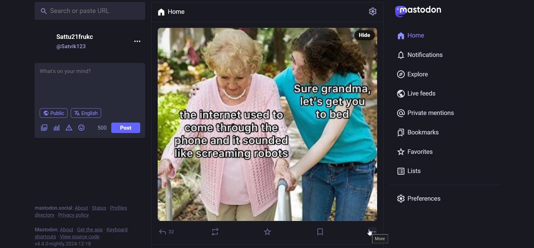  What do you see at coordinates (117, 230) in the screenshot?
I see `keyboard` at bounding box center [117, 230].